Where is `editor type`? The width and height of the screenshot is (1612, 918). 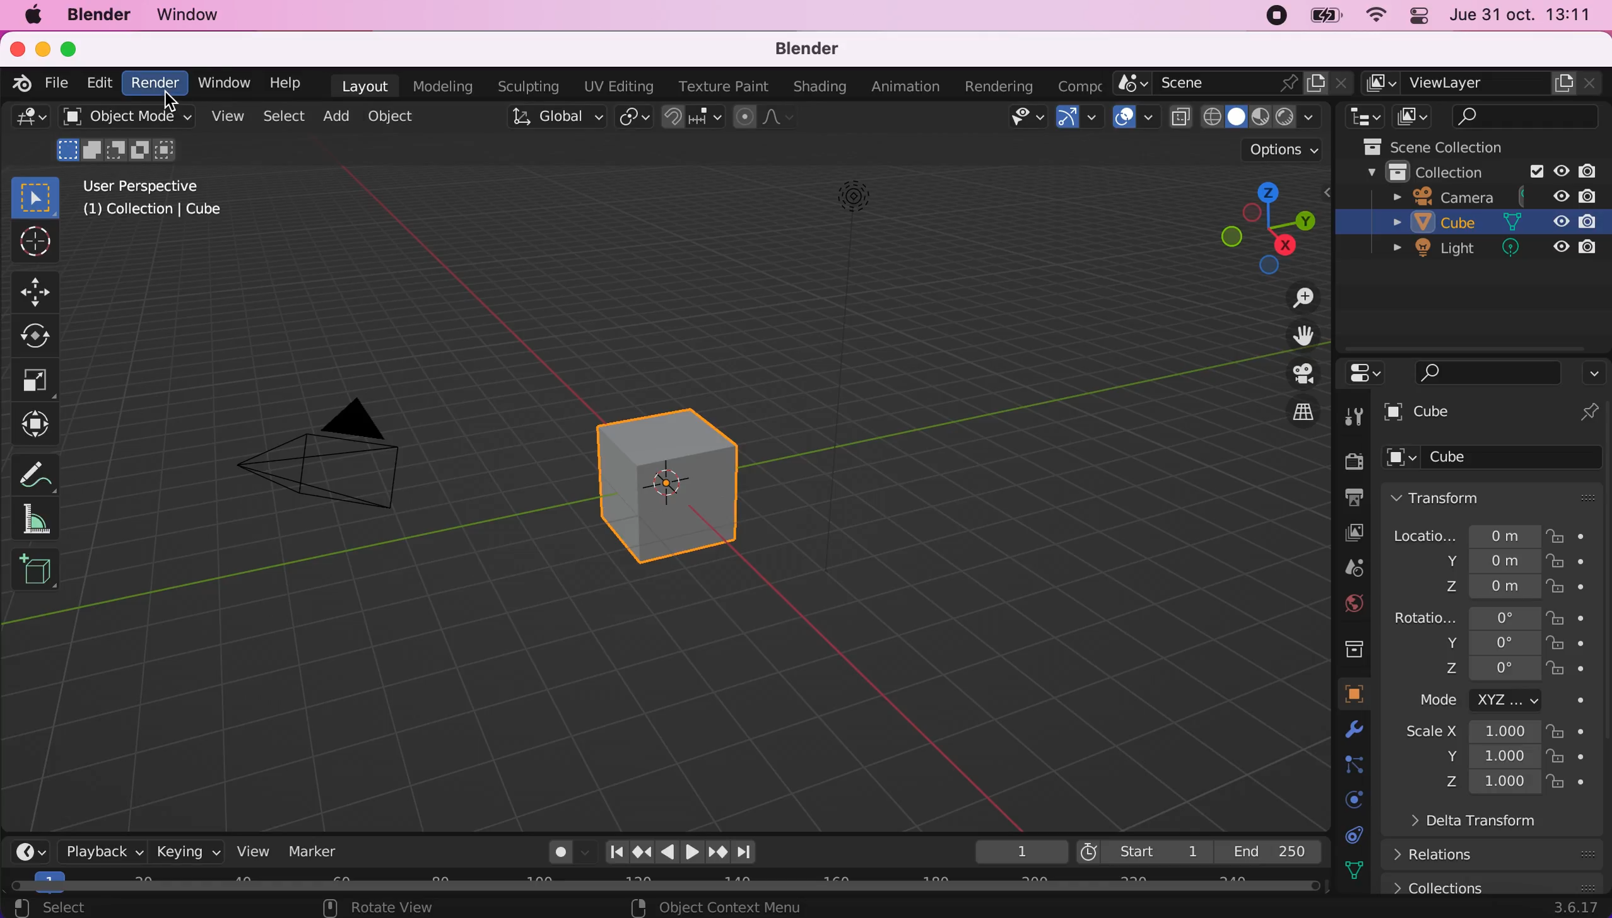 editor type is located at coordinates (1361, 374).